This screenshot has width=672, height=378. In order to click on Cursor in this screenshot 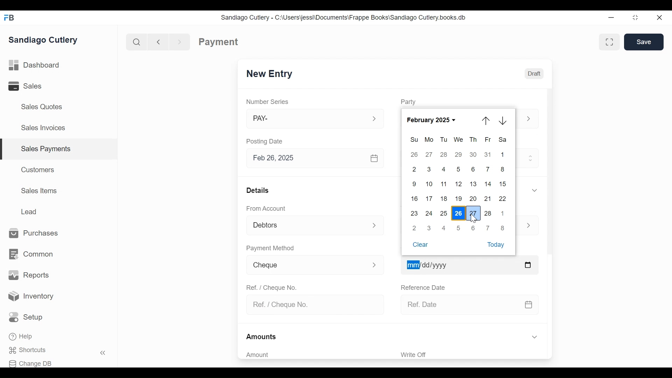, I will do `click(473, 219)`.